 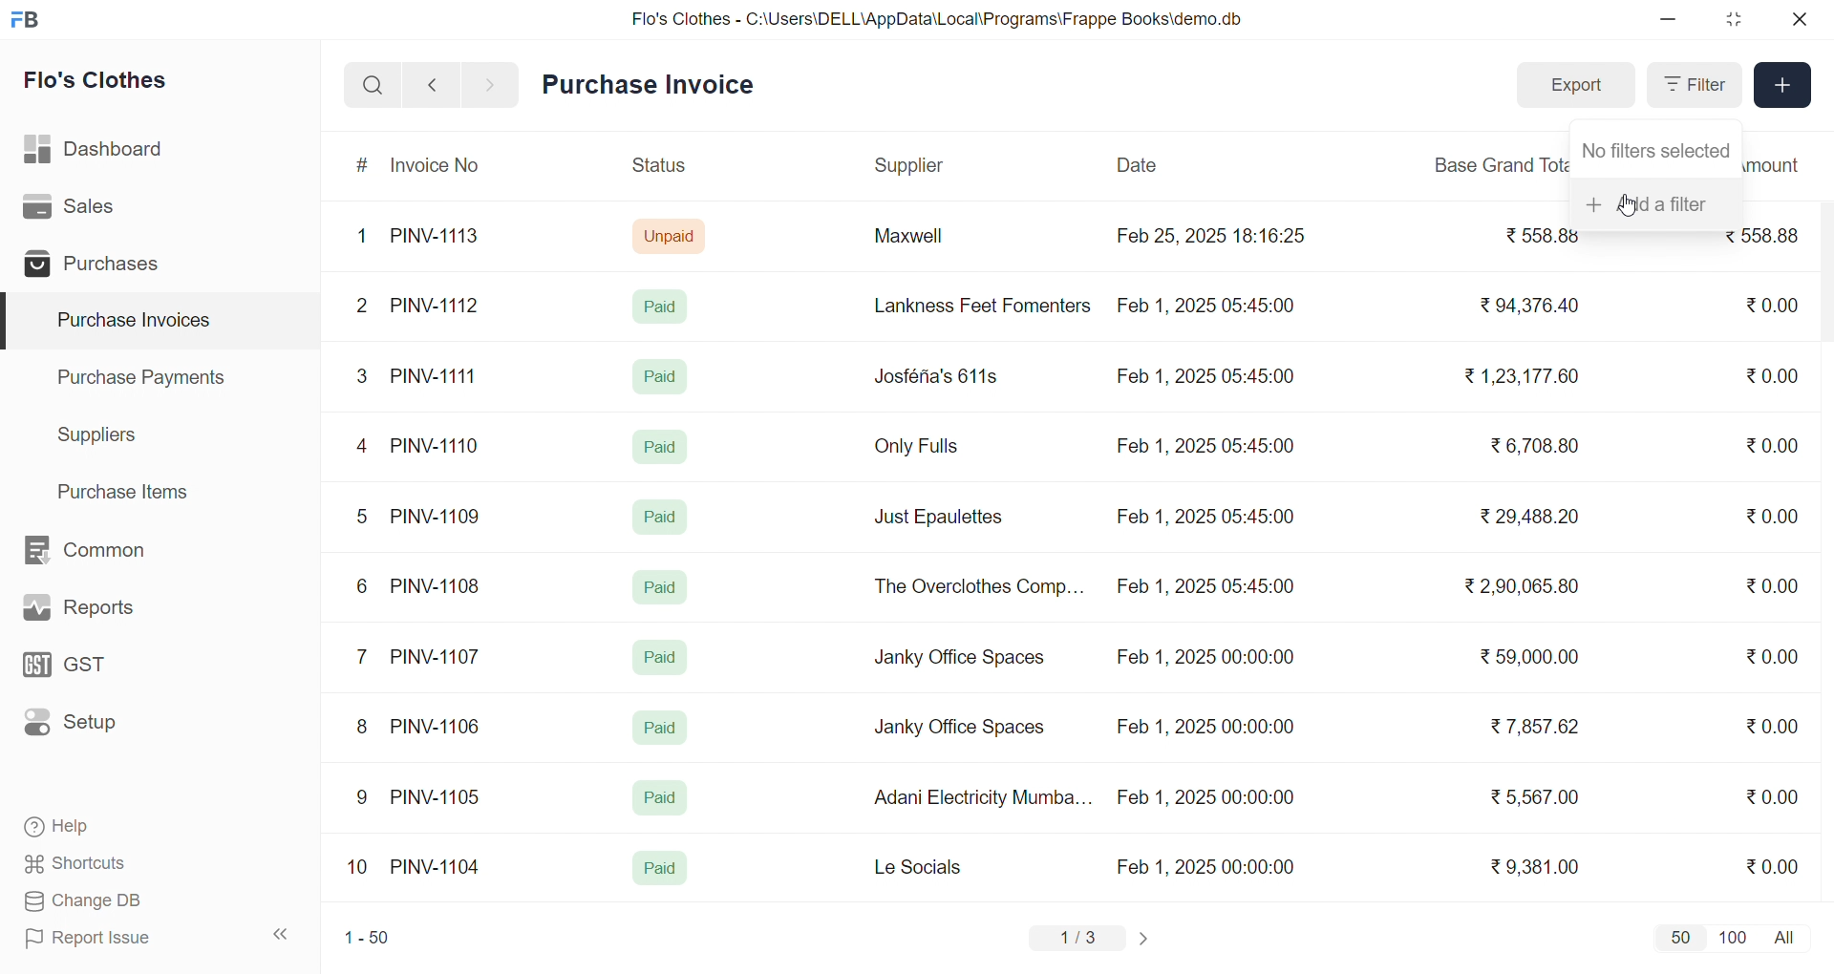 What do you see at coordinates (661, 587) in the screenshot?
I see `Paid` at bounding box center [661, 587].